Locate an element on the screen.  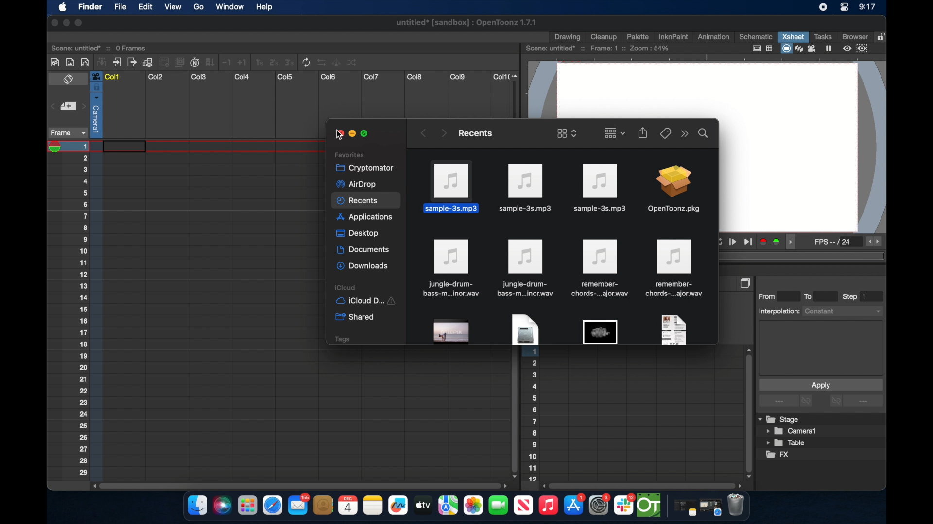
more  options is located at coordinates (787, 401).